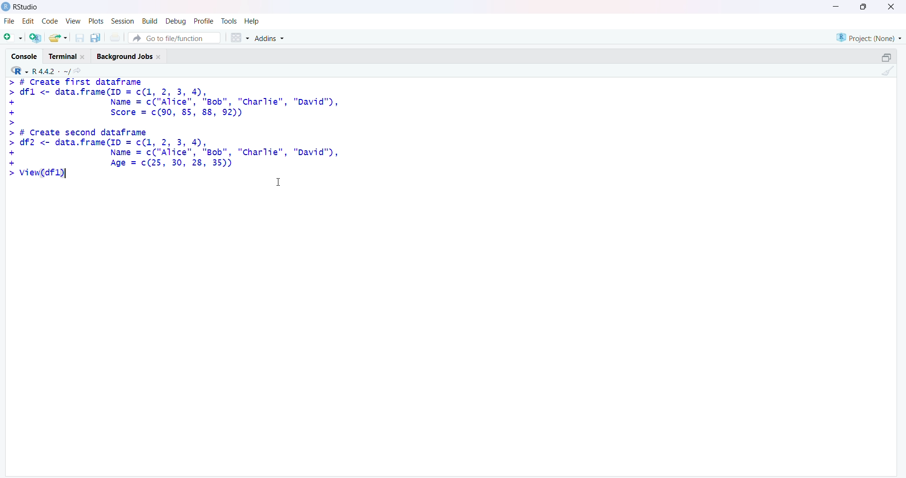 This screenshot has height=478, width=906. I want to click on > # Create first dataframe

> dfl <- data.frame(ID = c(1, 2, 3, 4),

+ Name = c("Alice", "Bob", "Charlie", "David"),
+ Score = c(90, 85, 88, 92))

>, so click(174, 102).